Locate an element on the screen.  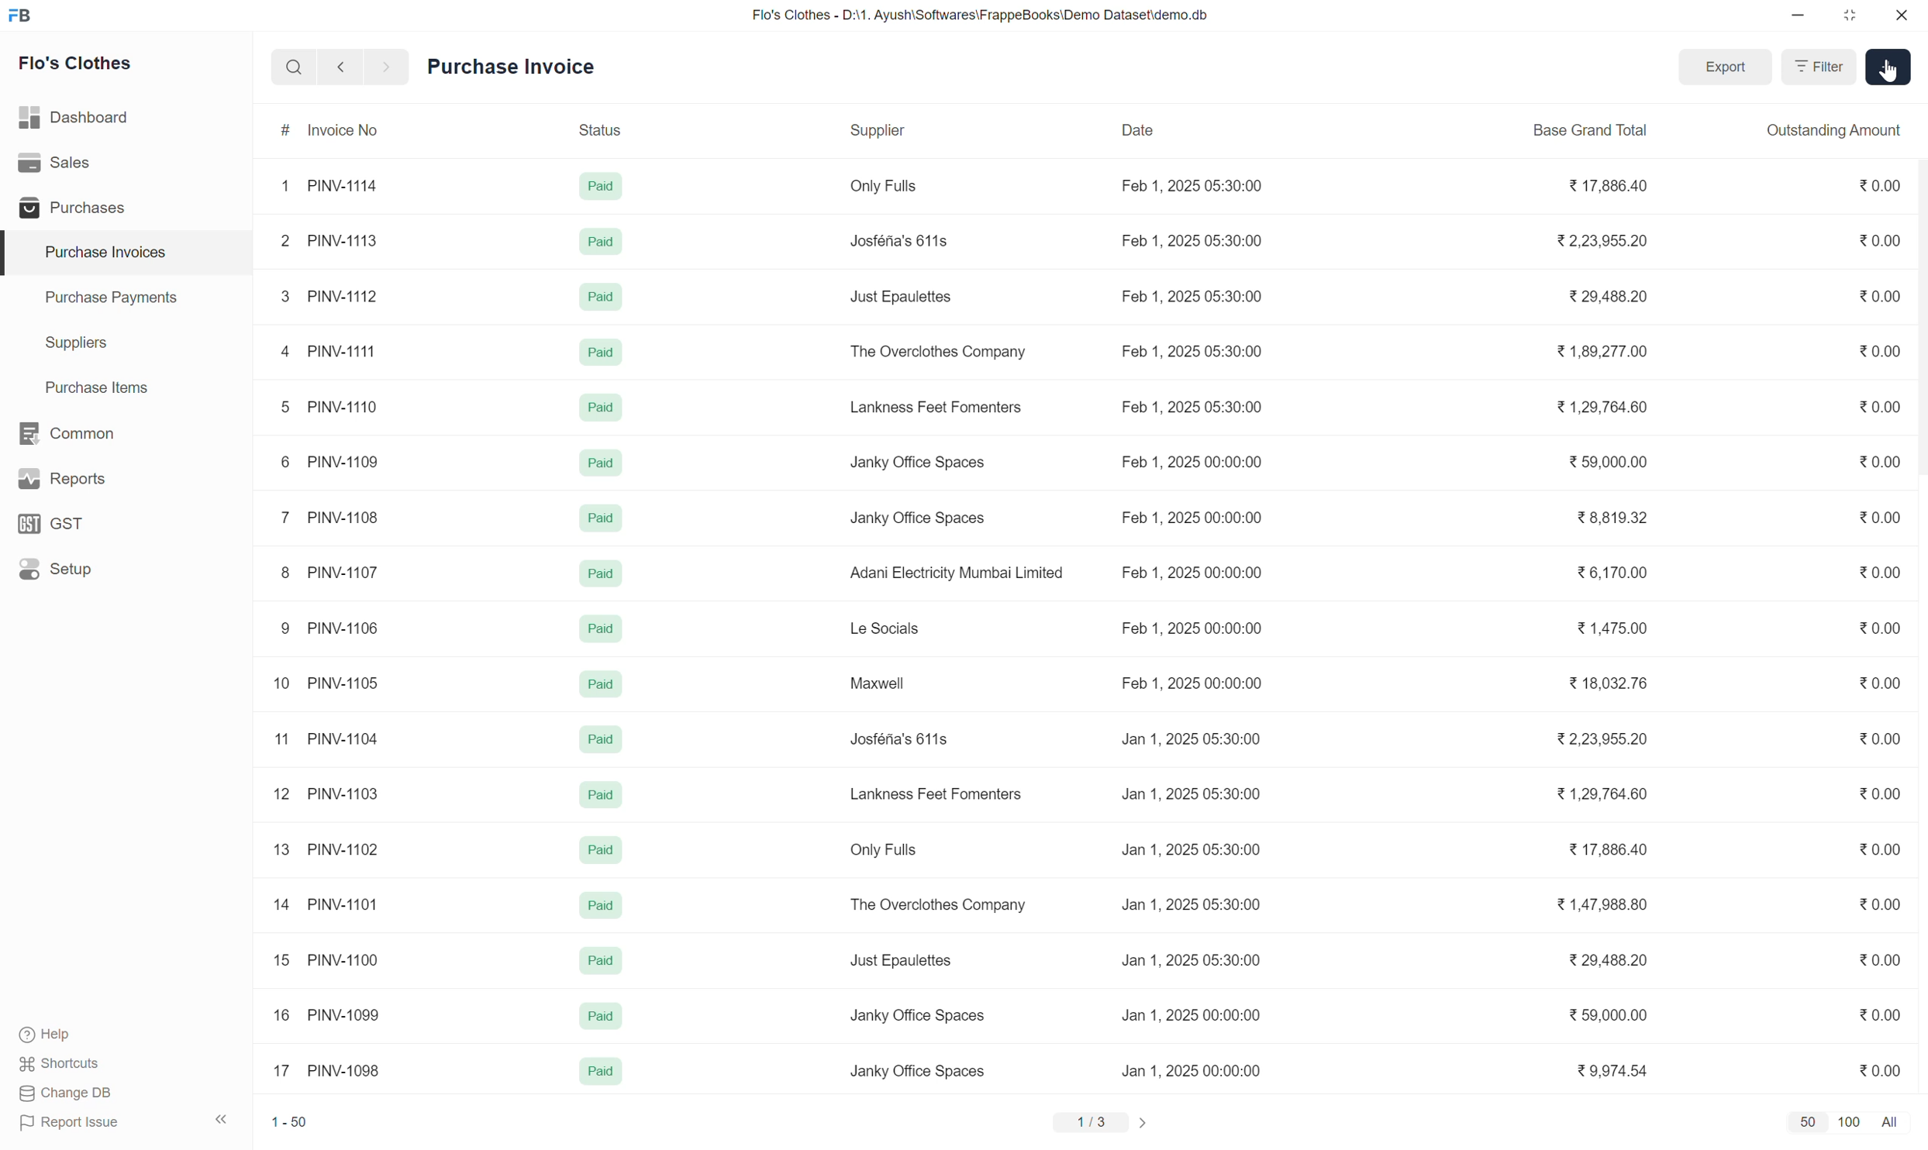
Feb 1, 2025 00:00:00 is located at coordinates (1192, 463).